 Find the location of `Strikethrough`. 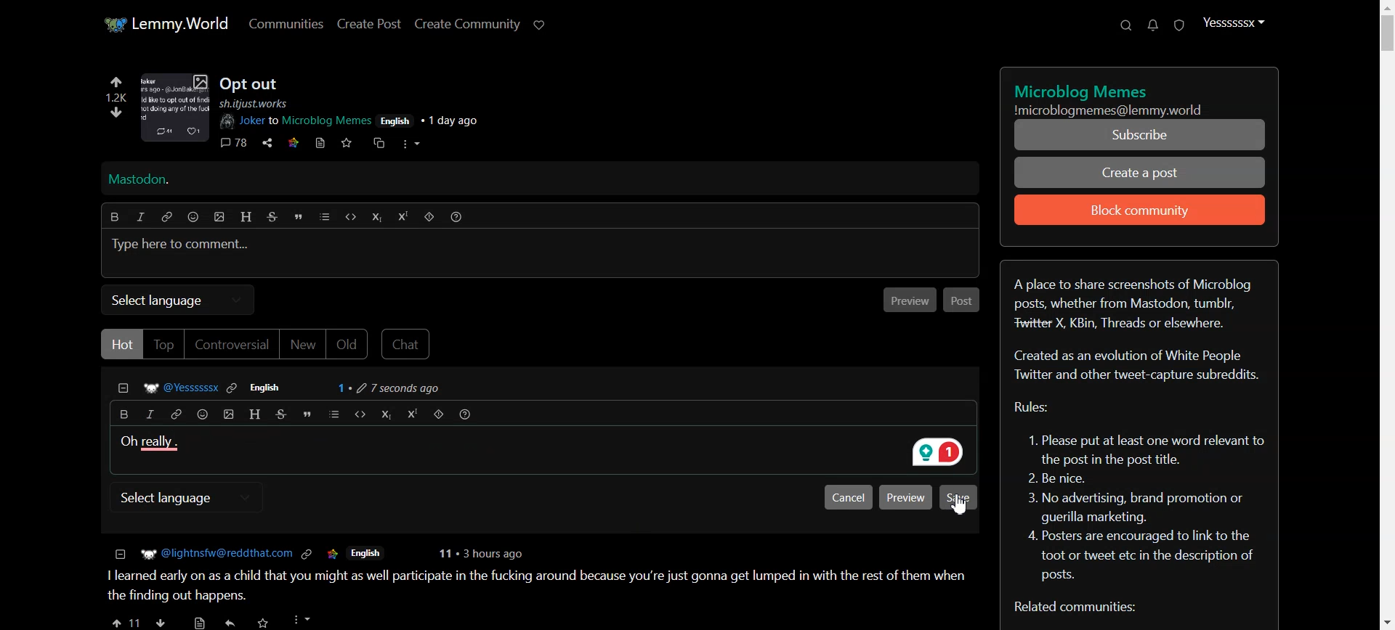

Strikethrough is located at coordinates (278, 414).